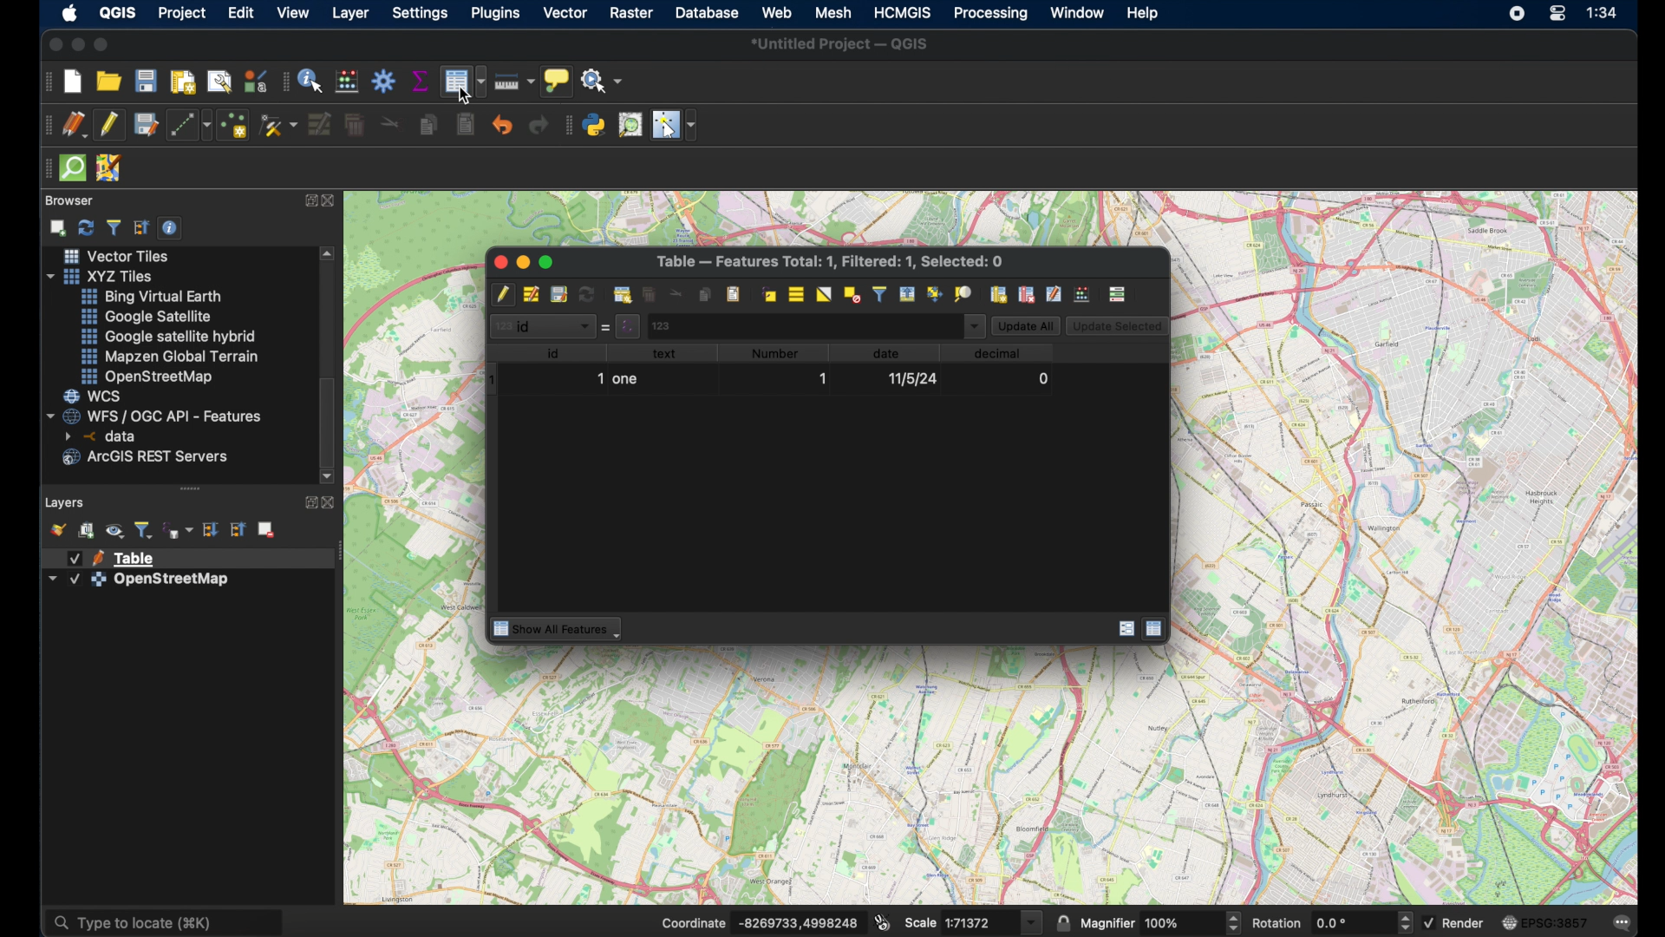  I want to click on new paint layout, so click(184, 82).